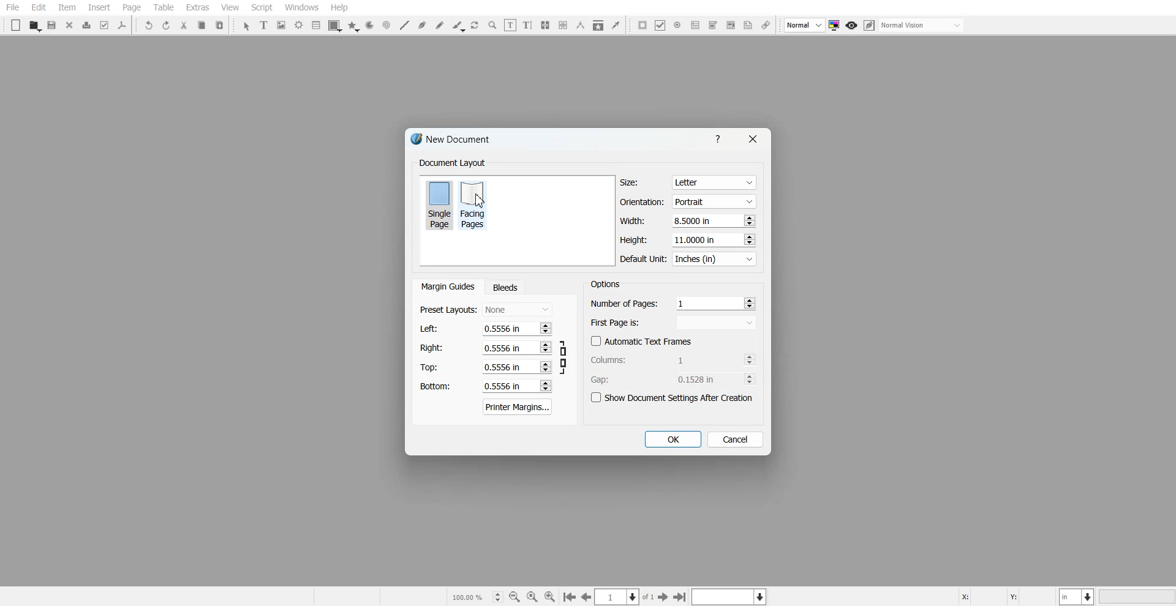  What do you see at coordinates (665, 597) in the screenshot?
I see `Go to the First page` at bounding box center [665, 597].